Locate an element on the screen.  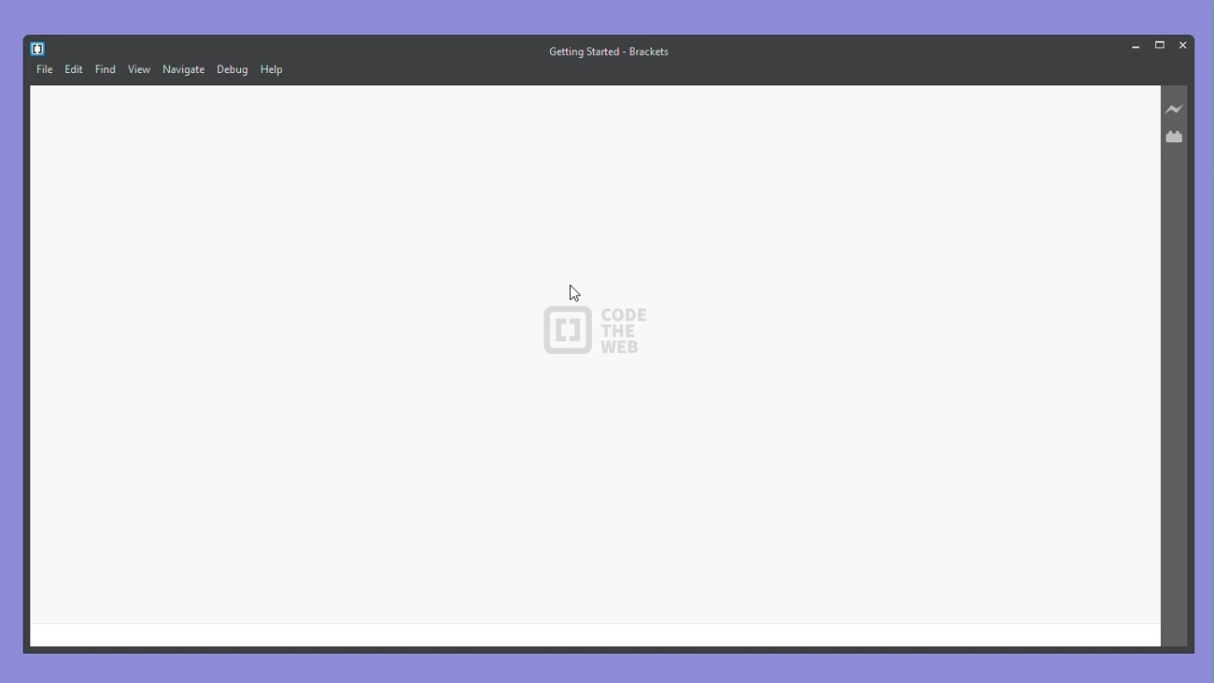
Extension manager is located at coordinates (1177, 135).